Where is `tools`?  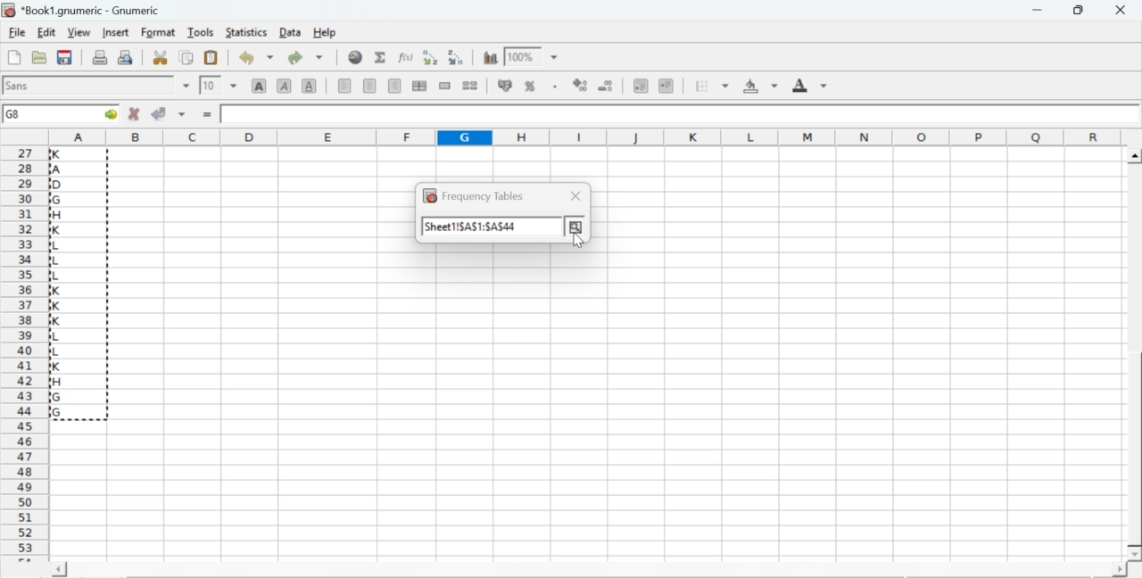 tools is located at coordinates (202, 31).